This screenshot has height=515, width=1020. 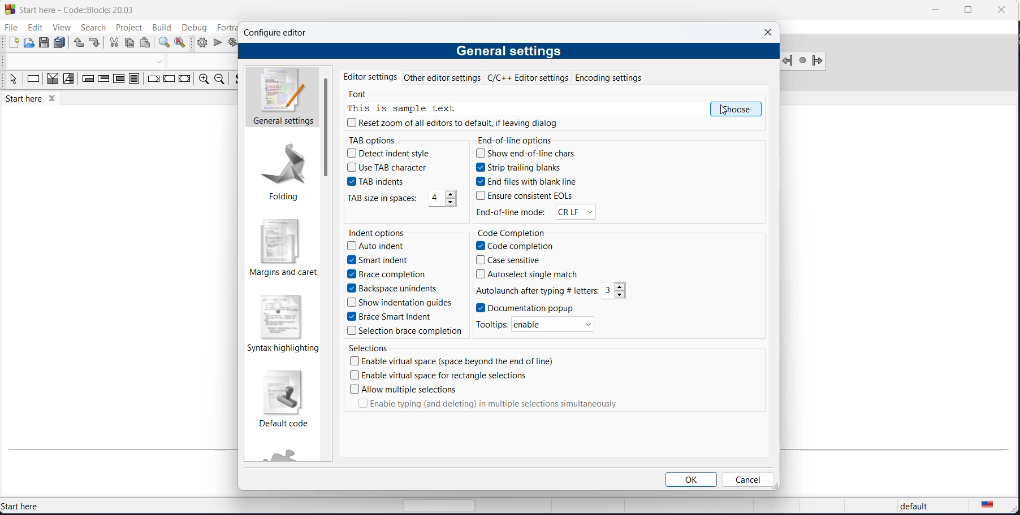 What do you see at coordinates (533, 196) in the screenshot?
I see `ensure consistent EOLs ` at bounding box center [533, 196].